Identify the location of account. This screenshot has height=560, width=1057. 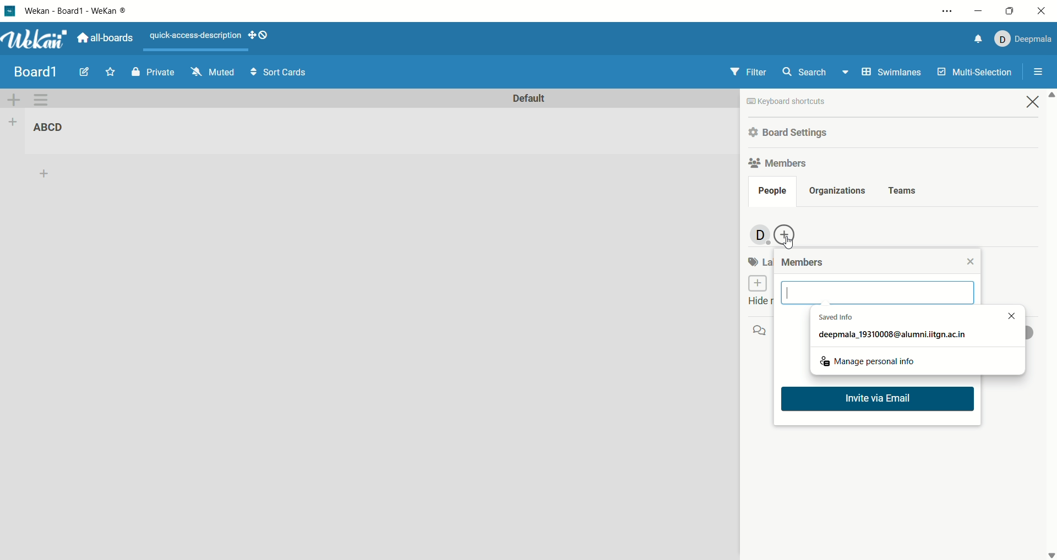
(1024, 39).